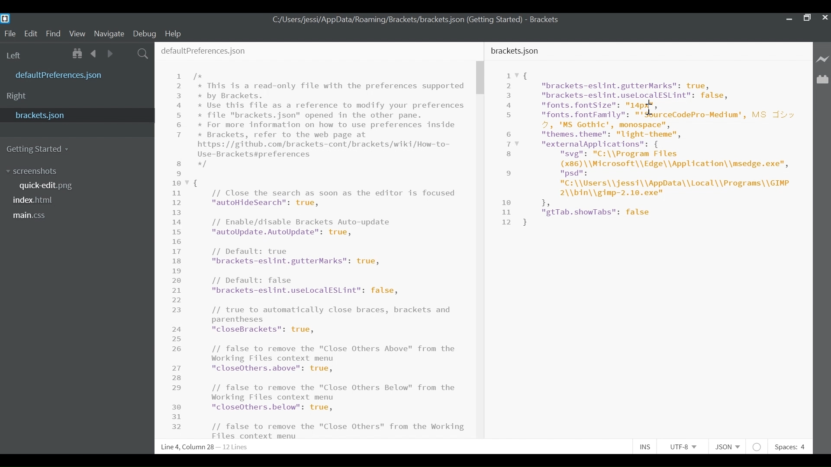  What do you see at coordinates (481, 78) in the screenshot?
I see `Vertical Scroll bar` at bounding box center [481, 78].